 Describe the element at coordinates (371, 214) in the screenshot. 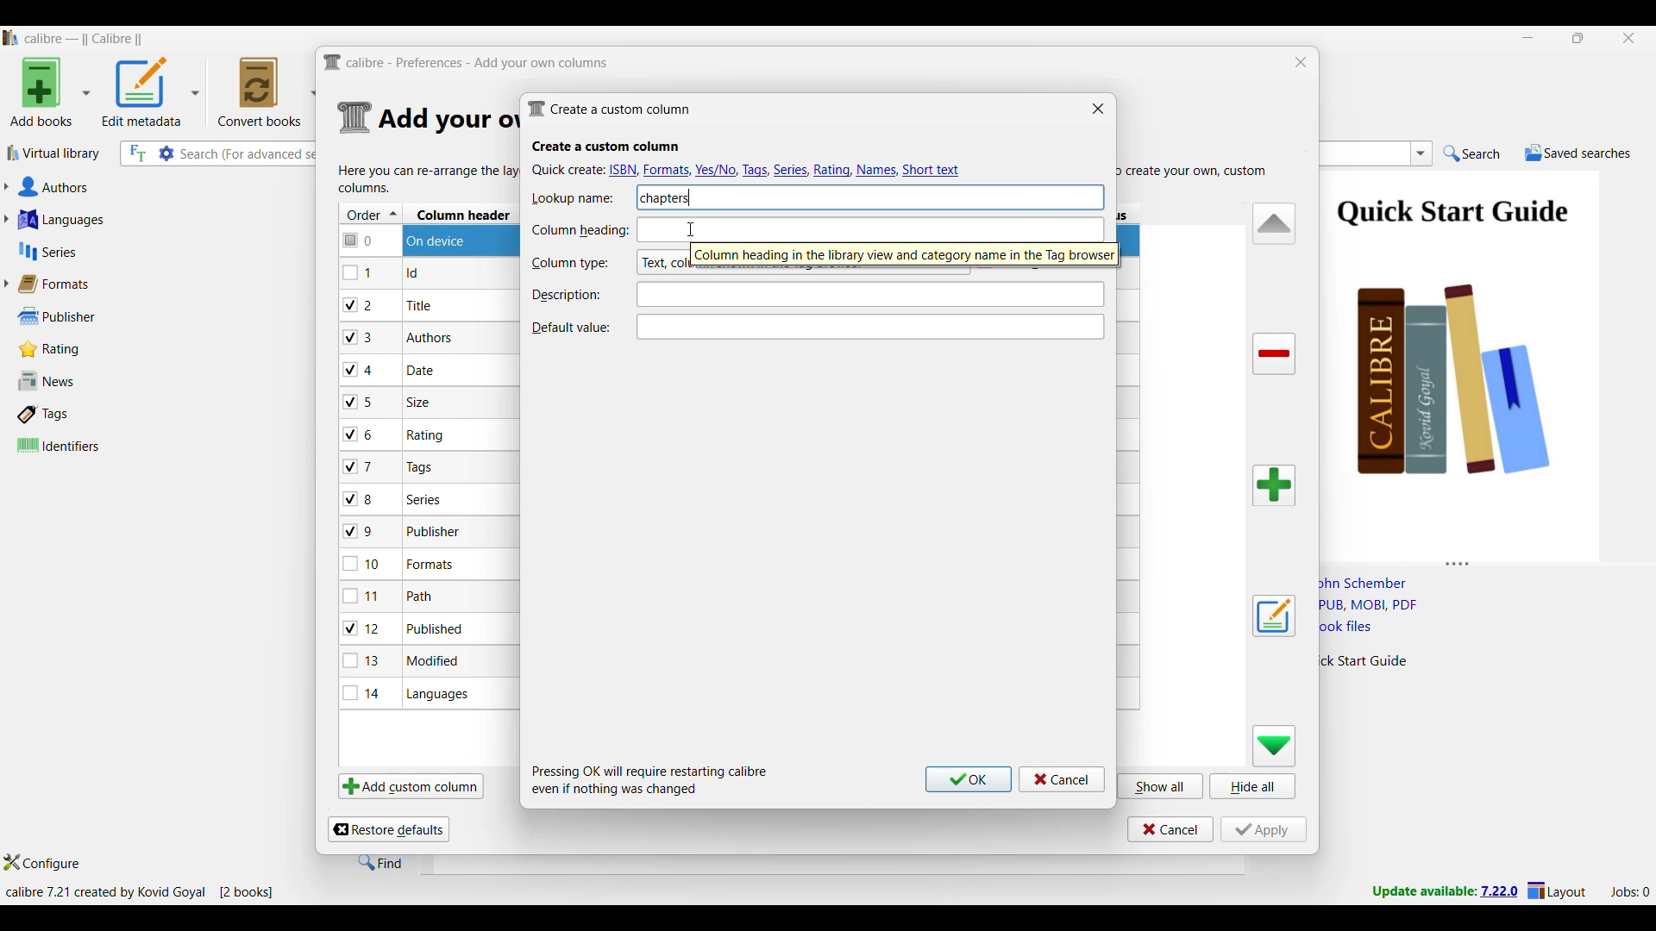

I see `Order column, current sorting` at that location.